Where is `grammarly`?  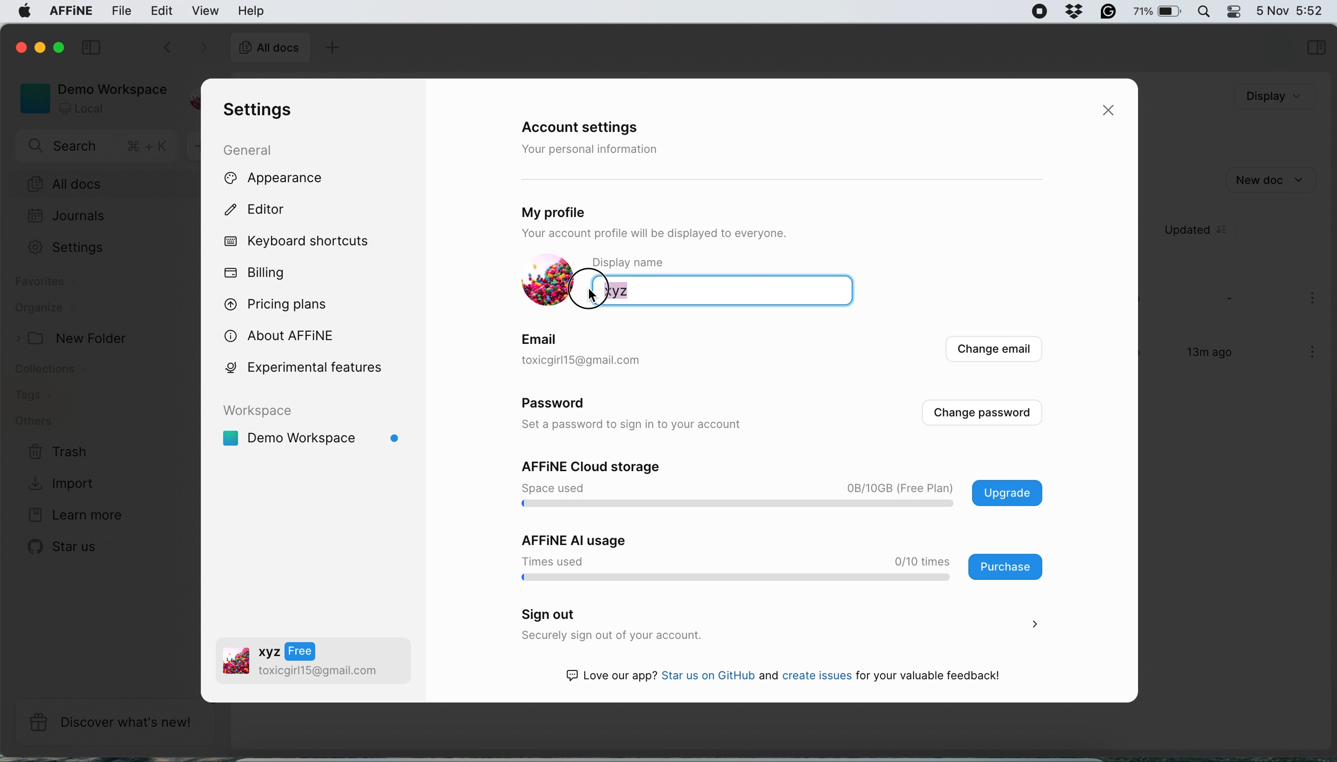
grammarly is located at coordinates (1071, 10).